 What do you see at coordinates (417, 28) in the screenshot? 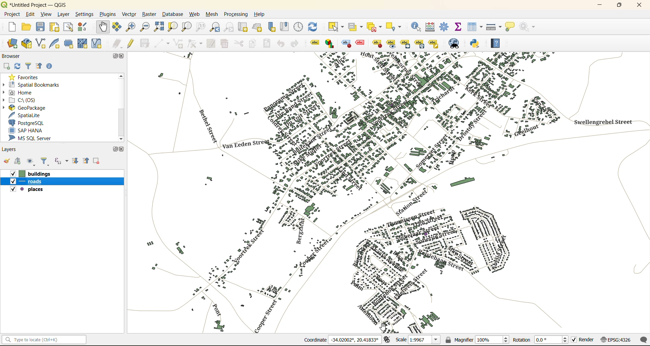
I see `identify features` at bounding box center [417, 28].